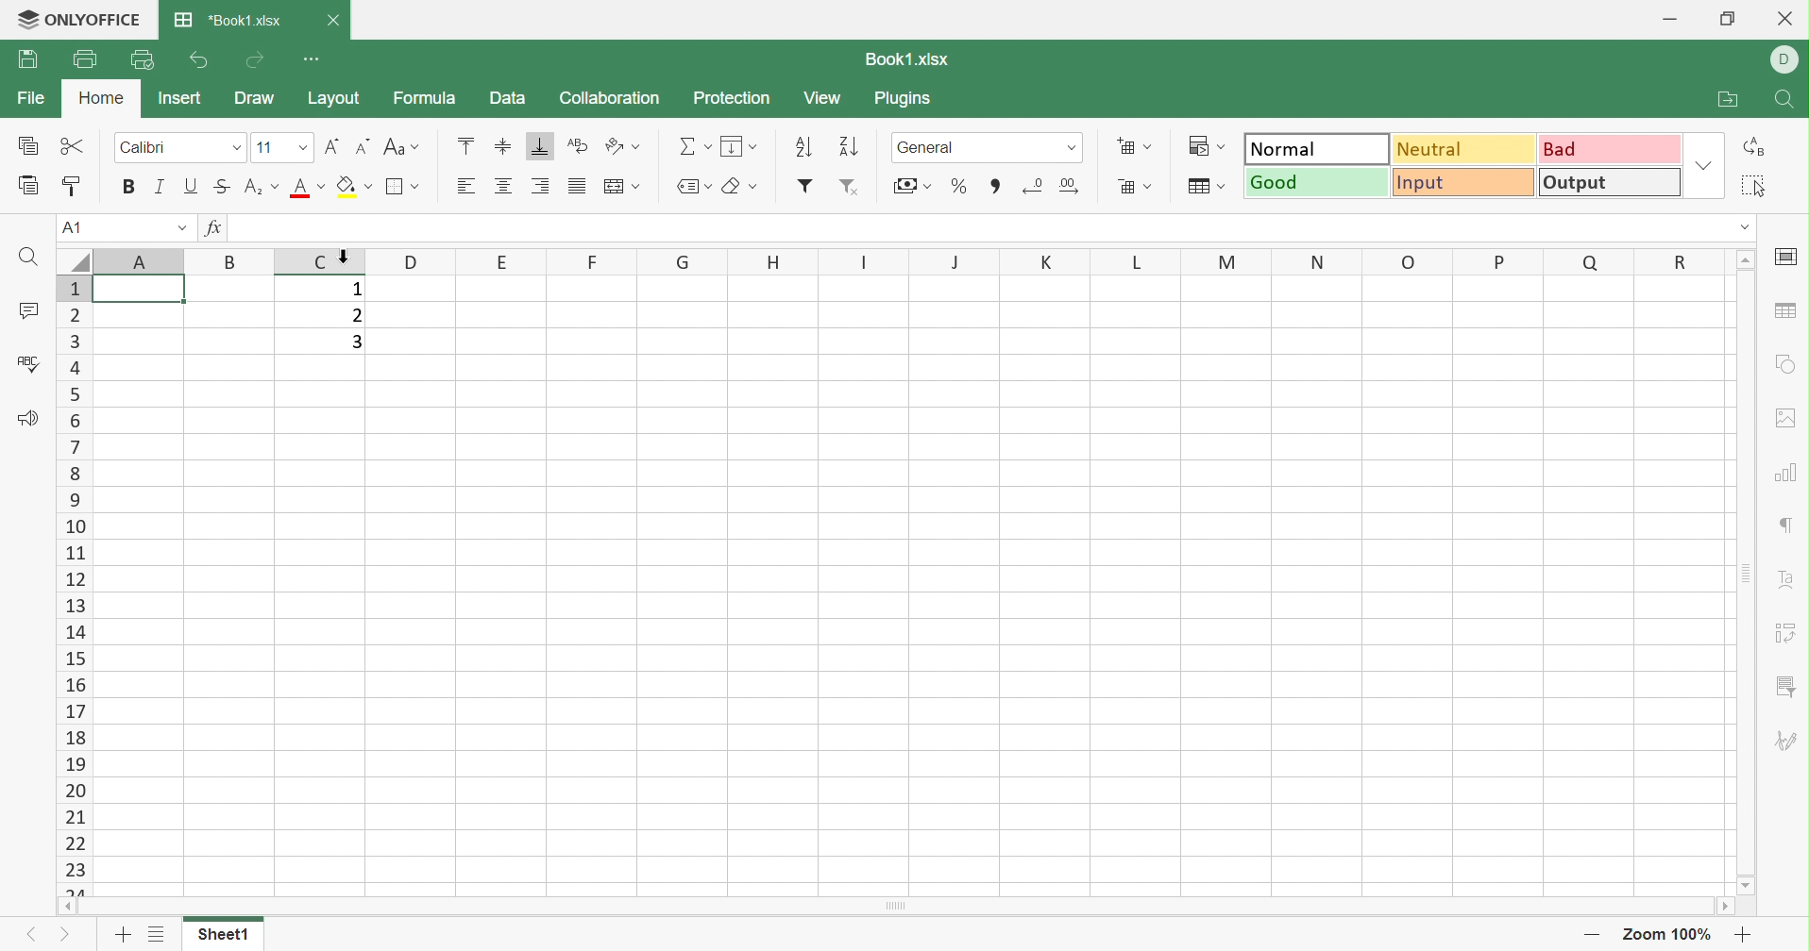 The image size is (1809, 951). I want to click on Copy Style, so click(74, 186).